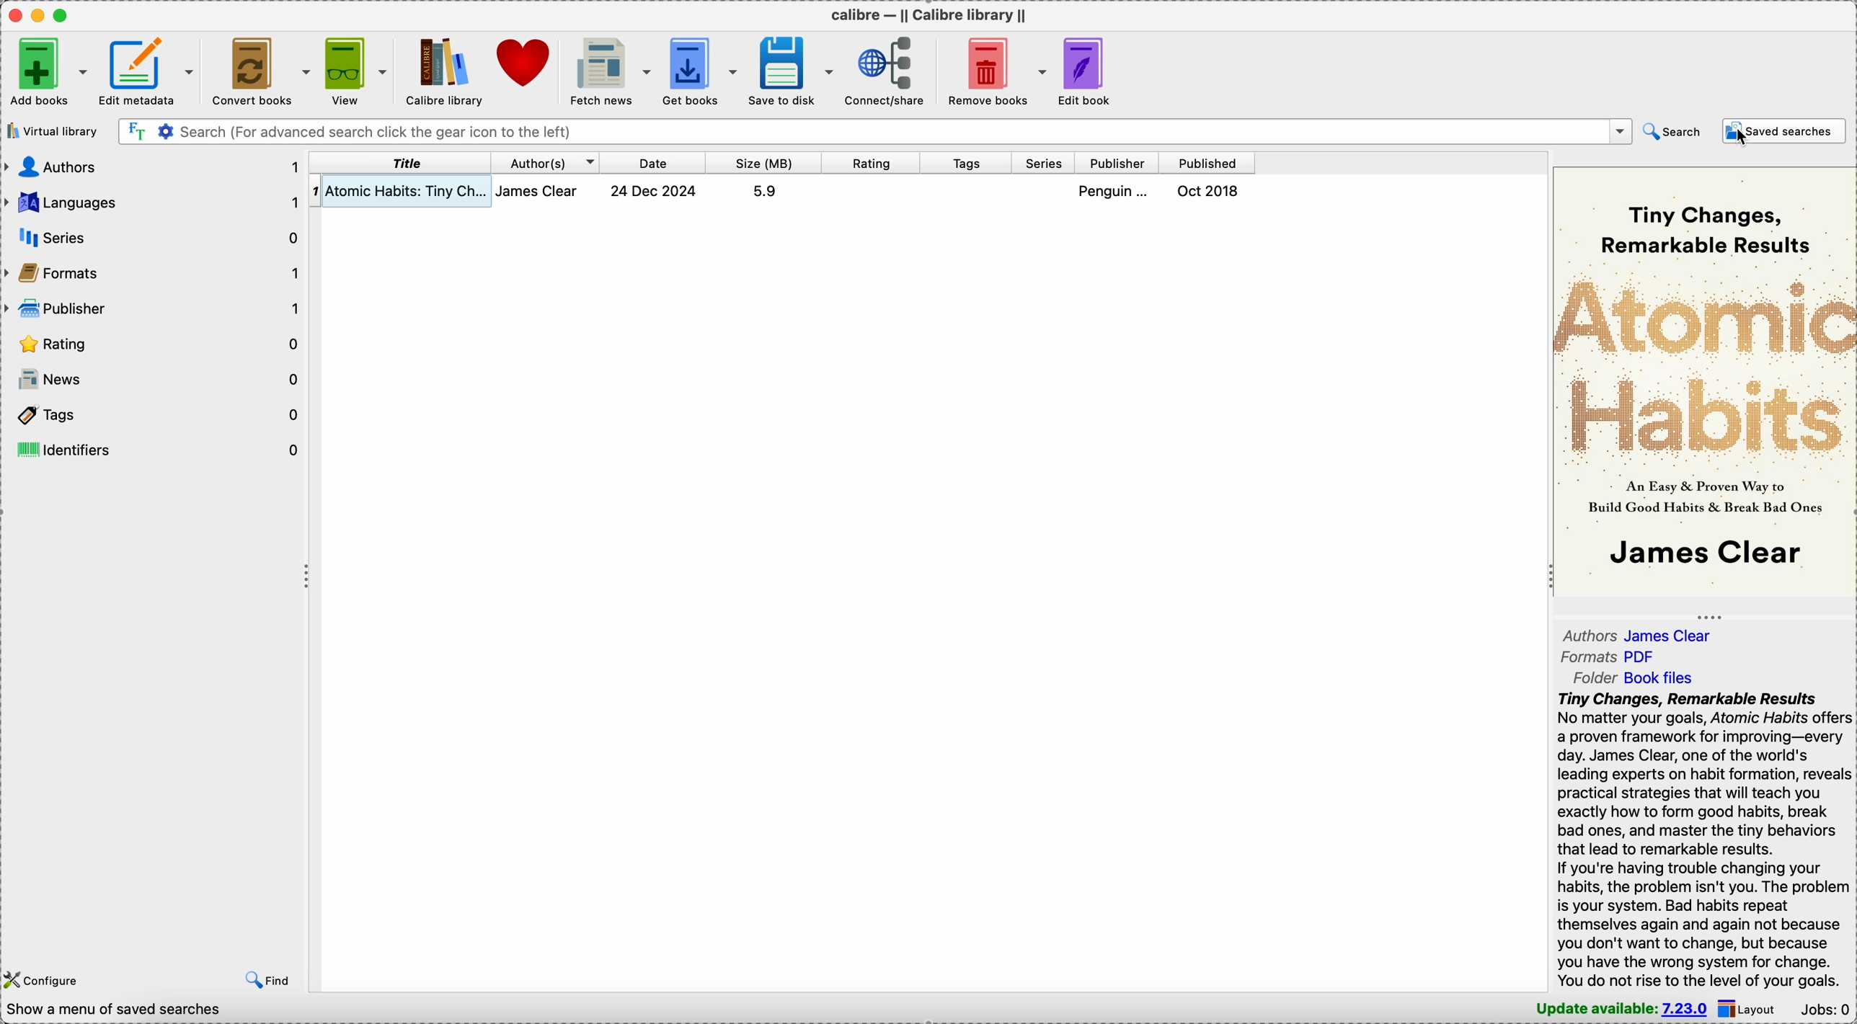 Image resolution: width=1857 pixels, height=1024 pixels. What do you see at coordinates (998, 69) in the screenshot?
I see `remove books` at bounding box center [998, 69].